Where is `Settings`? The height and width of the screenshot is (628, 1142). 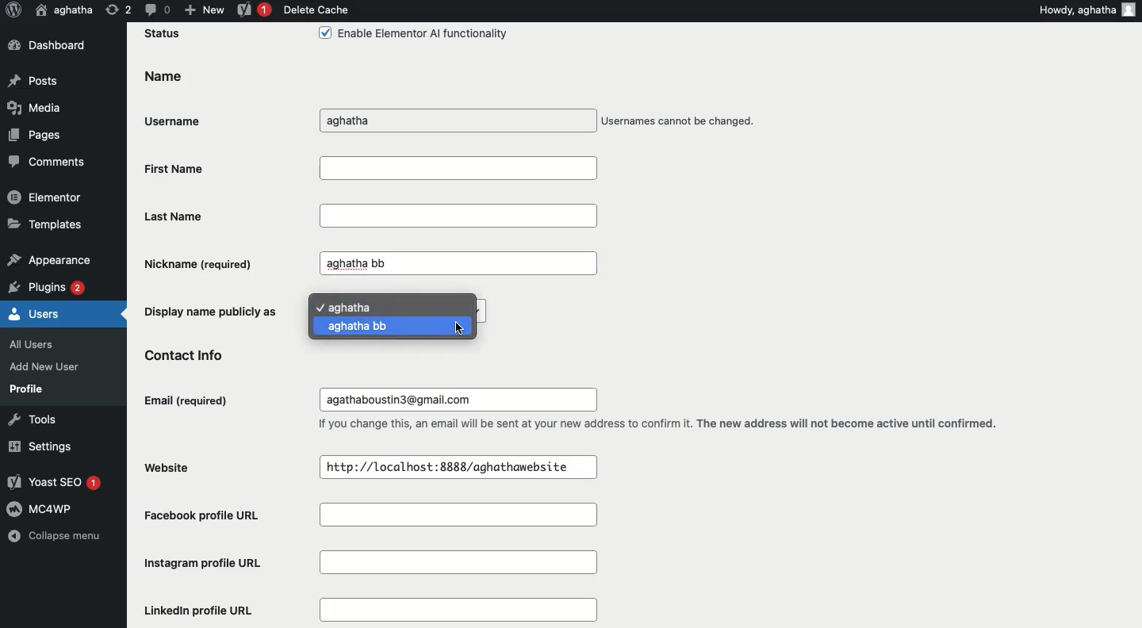
Settings is located at coordinates (37, 446).